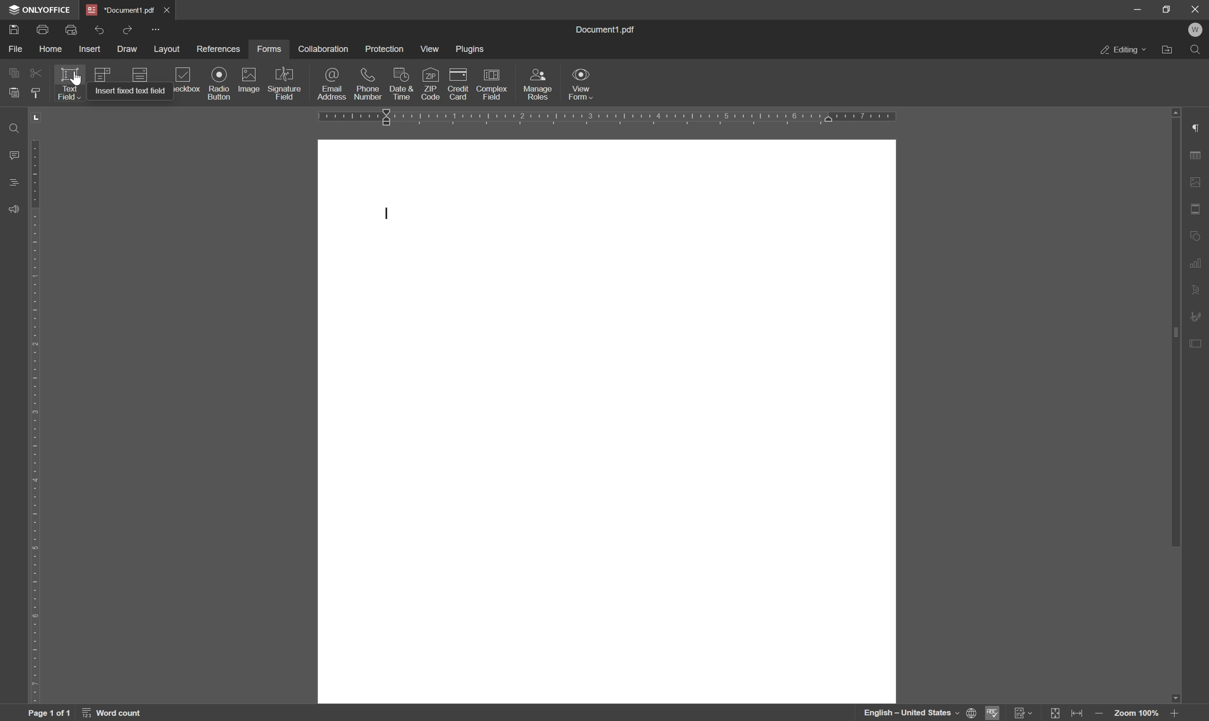 This screenshot has height=721, width=1209. I want to click on redo, so click(128, 29).